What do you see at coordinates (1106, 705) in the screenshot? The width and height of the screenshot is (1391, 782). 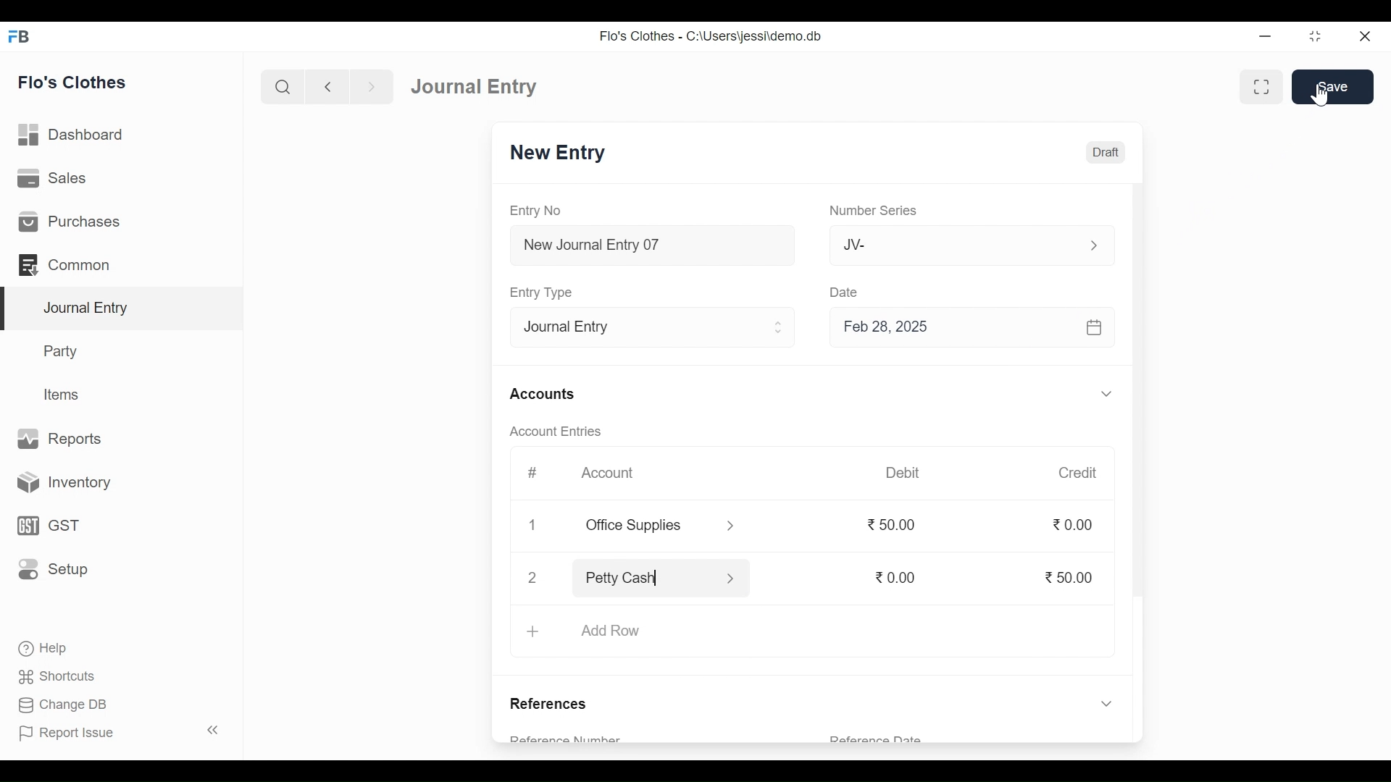 I see `Expand` at bounding box center [1106, 705].